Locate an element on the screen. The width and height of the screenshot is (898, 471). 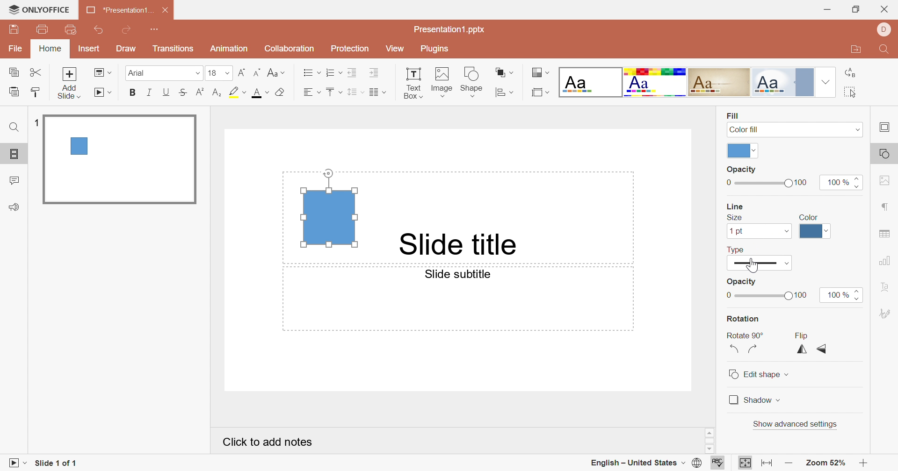
 is located at coordinates (727, 183).